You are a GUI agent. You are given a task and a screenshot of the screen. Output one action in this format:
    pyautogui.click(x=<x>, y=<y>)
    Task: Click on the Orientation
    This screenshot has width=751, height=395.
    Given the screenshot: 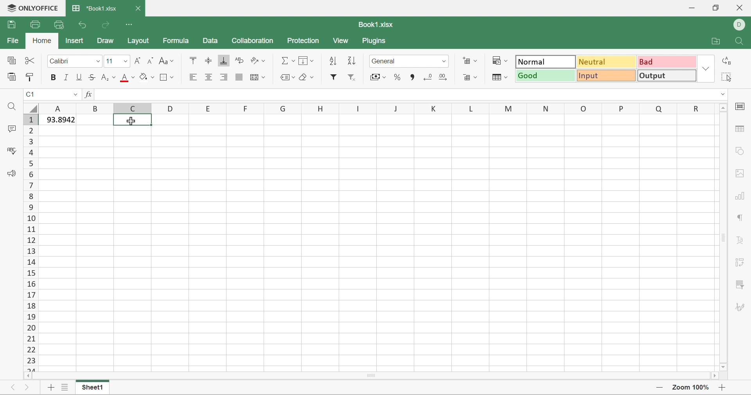 What is the action you would take?
    pyautogui.click(x=256, y=61)
    